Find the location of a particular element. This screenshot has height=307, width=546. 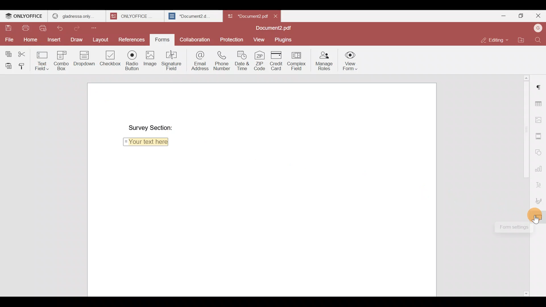

ONLYOFFICE is located at coordinates (24, 16).